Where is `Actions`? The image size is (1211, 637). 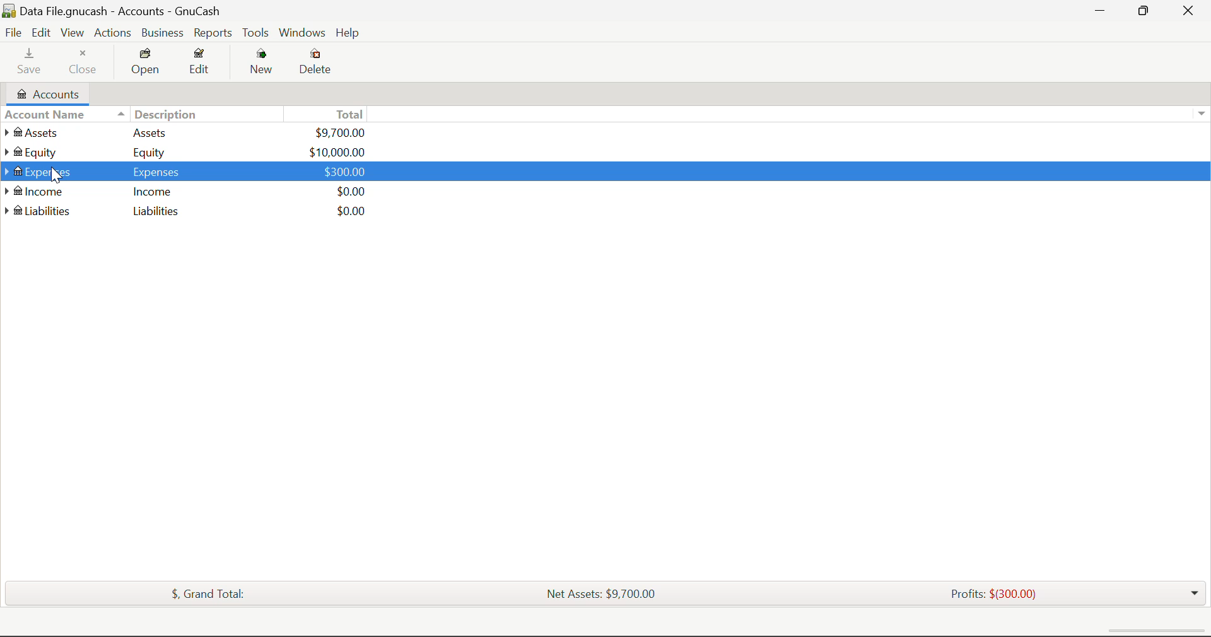 Actions is located at coordinates (114, 35).